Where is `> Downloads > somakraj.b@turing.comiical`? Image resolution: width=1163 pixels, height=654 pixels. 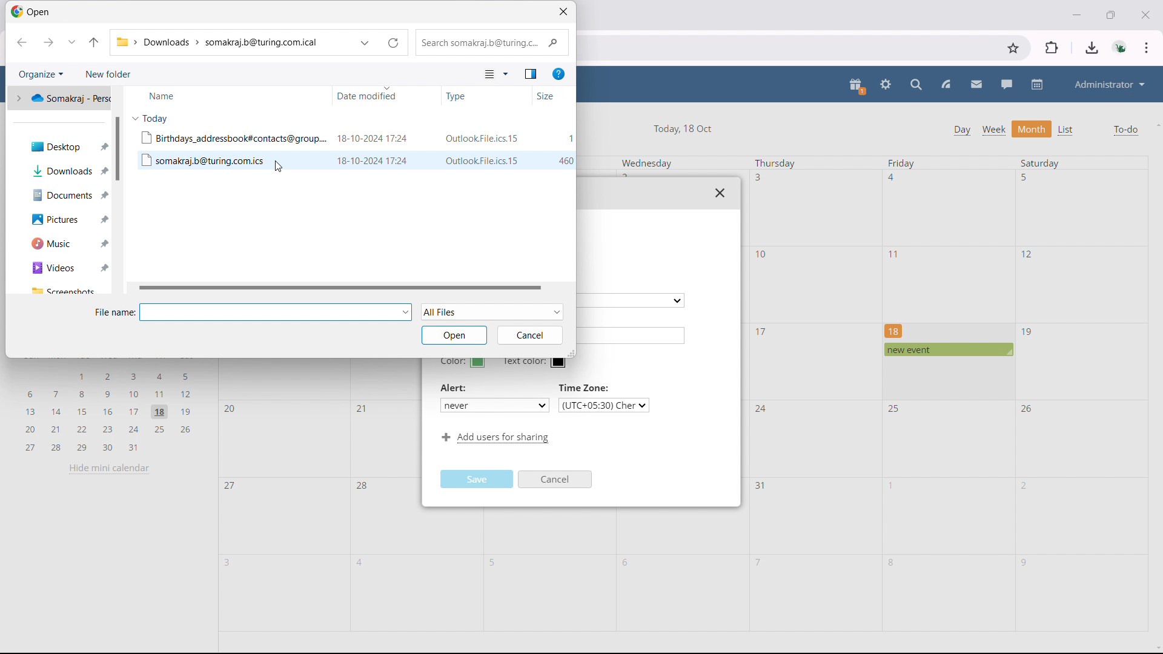 > Downloads > somakraj.b@turing.comiical is located at coordinates (220, 43).